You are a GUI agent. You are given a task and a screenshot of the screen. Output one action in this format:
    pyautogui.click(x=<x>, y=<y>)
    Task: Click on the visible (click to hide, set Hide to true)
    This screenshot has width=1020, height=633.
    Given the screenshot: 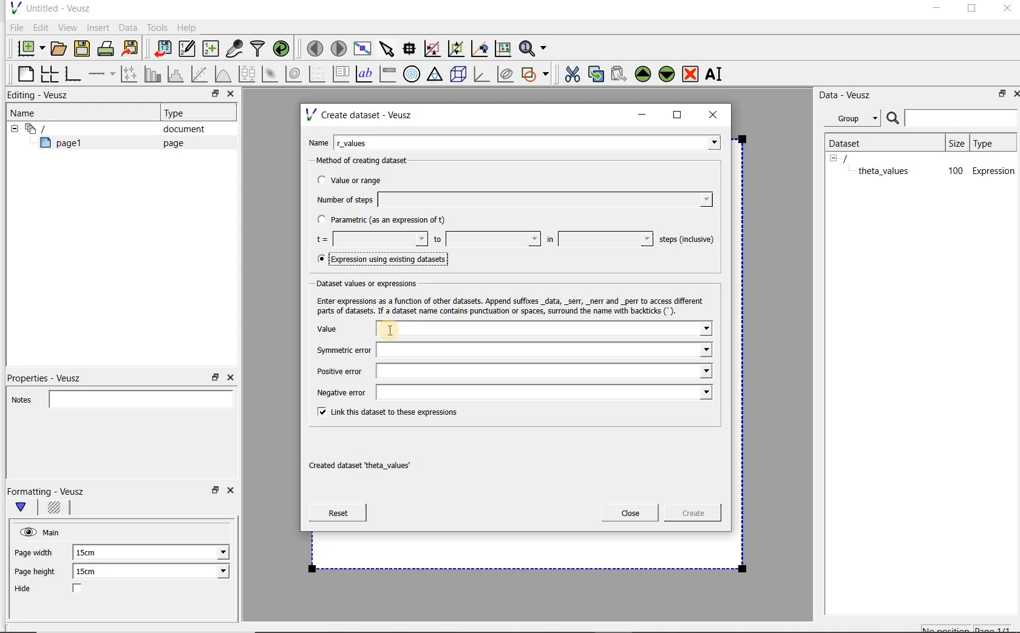 What is the action you would take?
    pyautogui.click(x=26, y=532)
    